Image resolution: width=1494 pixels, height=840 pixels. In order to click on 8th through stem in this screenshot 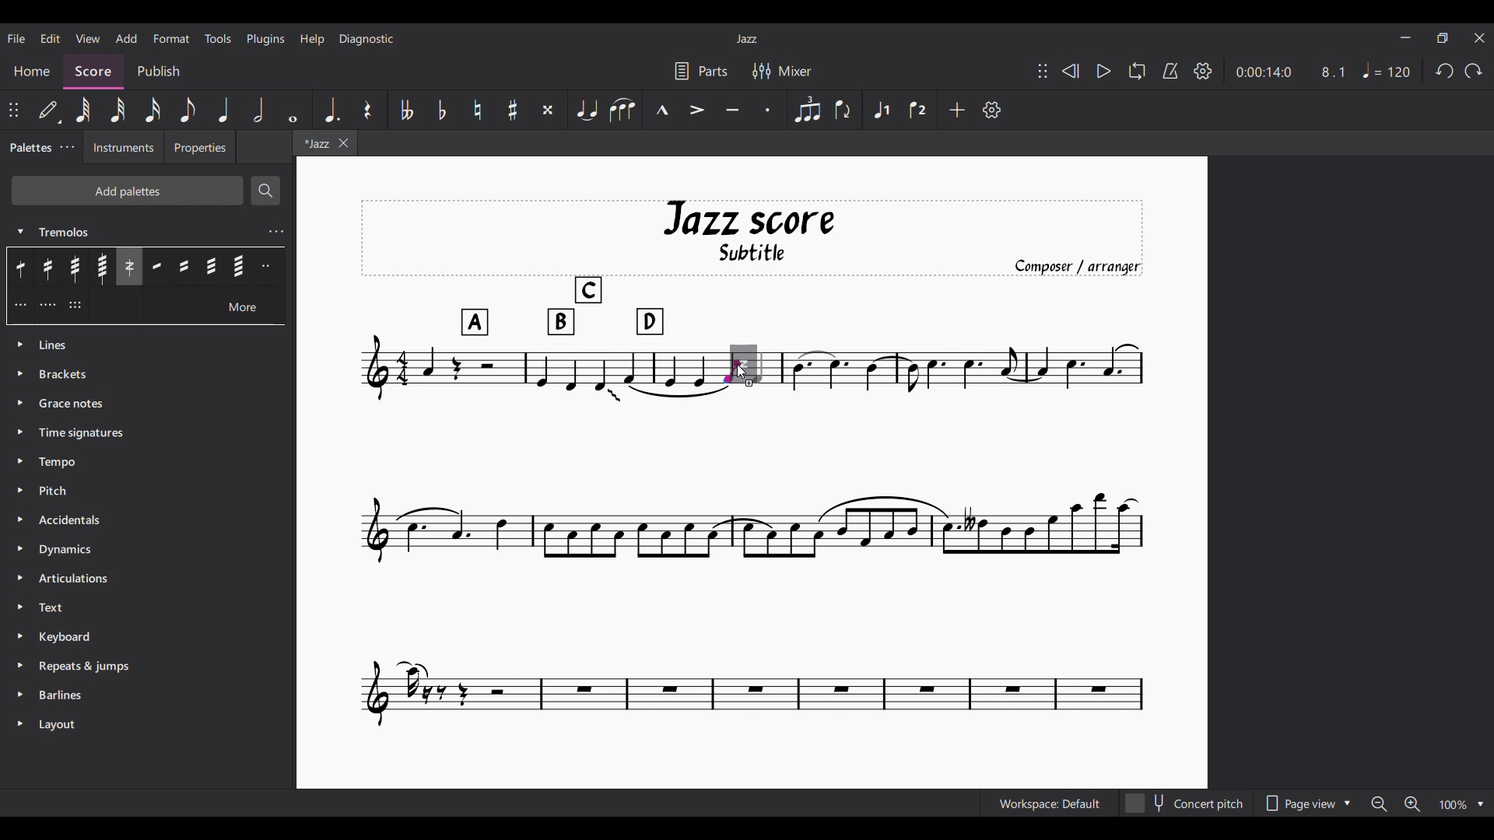, I will do `click(23, 266)`.